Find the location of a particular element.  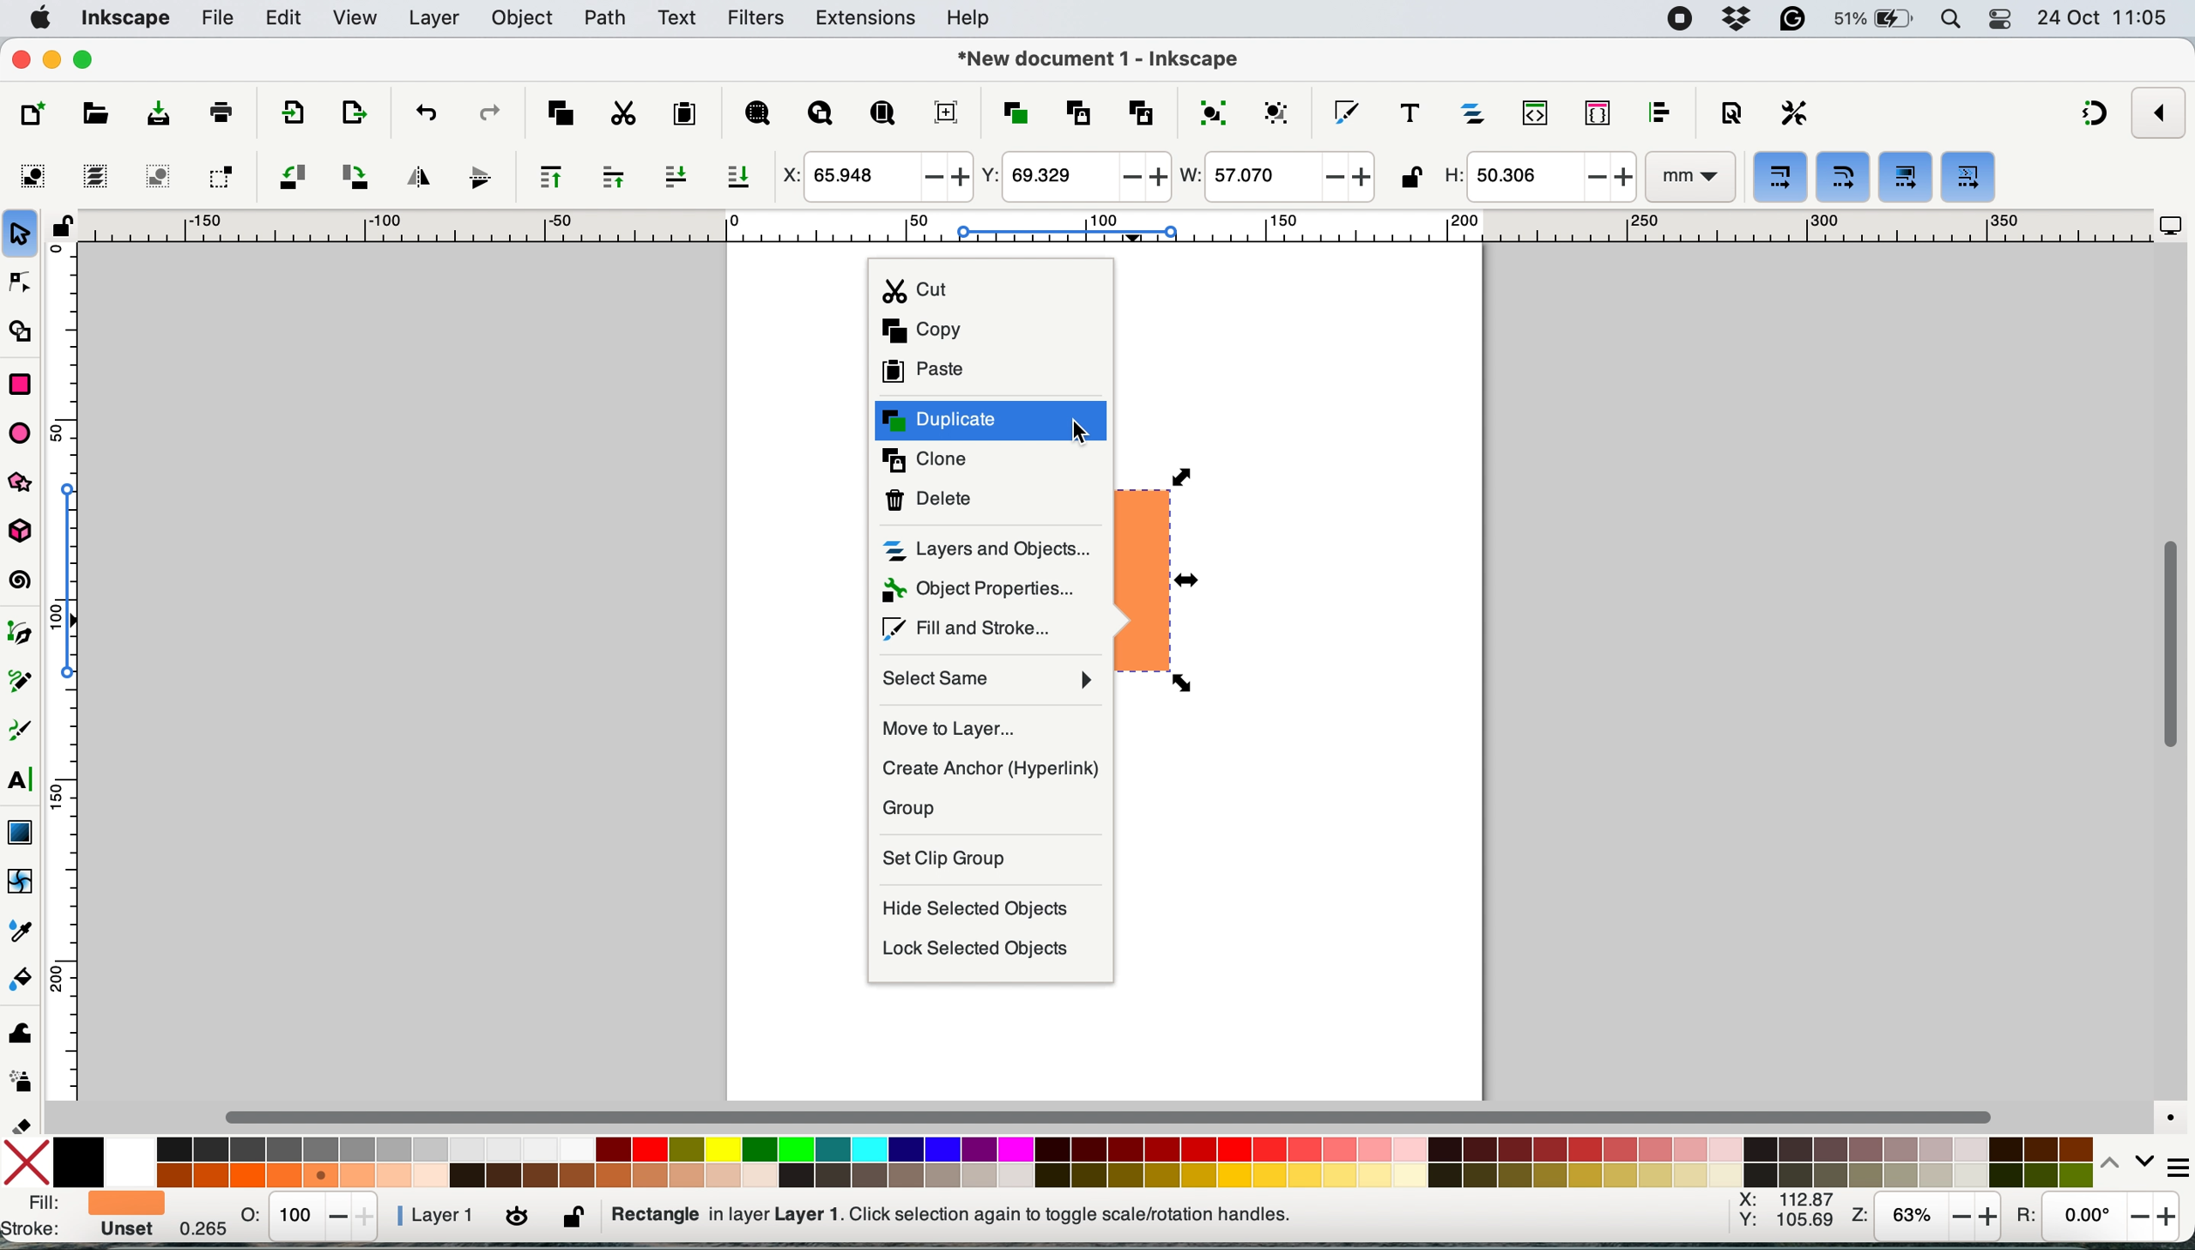

text tool is located at coordinates (21, 780).